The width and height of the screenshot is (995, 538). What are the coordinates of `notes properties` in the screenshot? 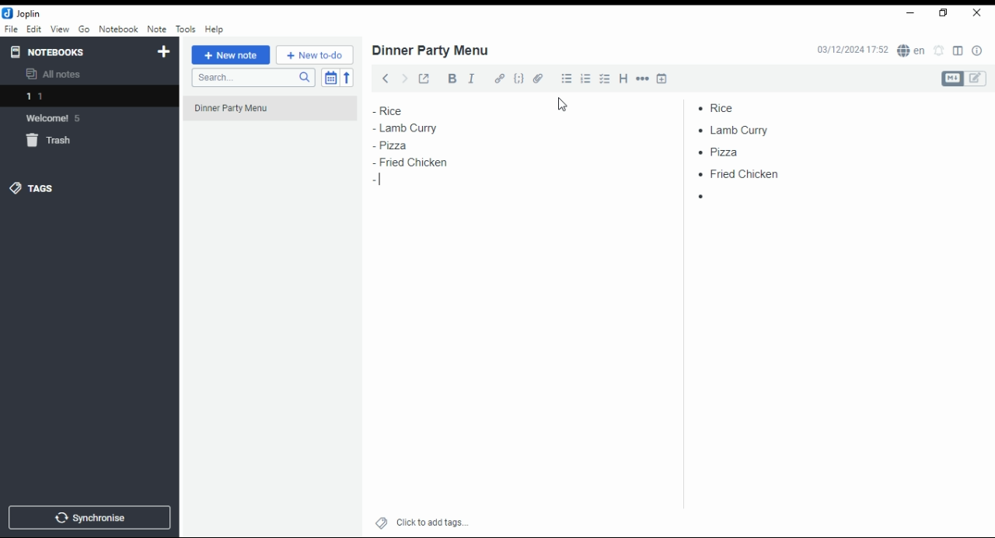 It's located at (978, 51).